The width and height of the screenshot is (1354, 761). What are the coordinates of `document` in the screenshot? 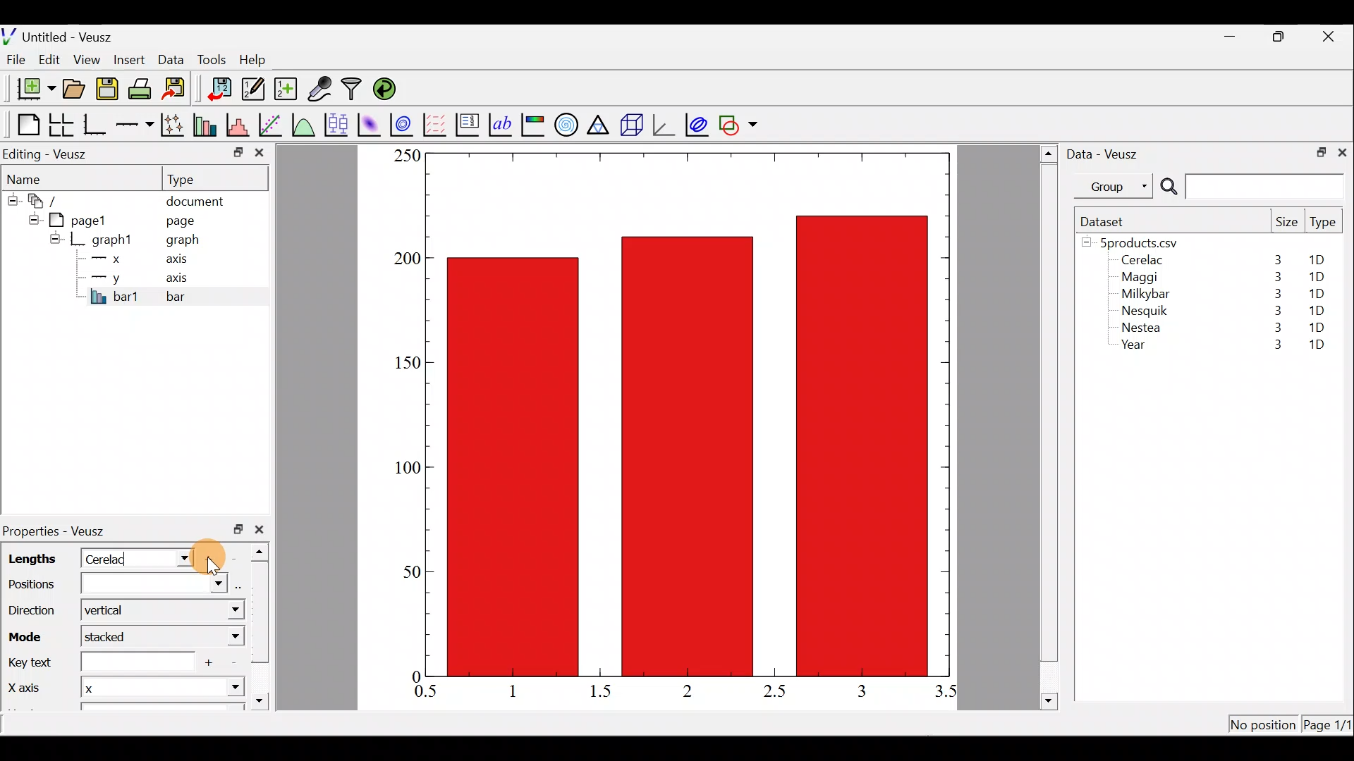 It's located at (195, 199).